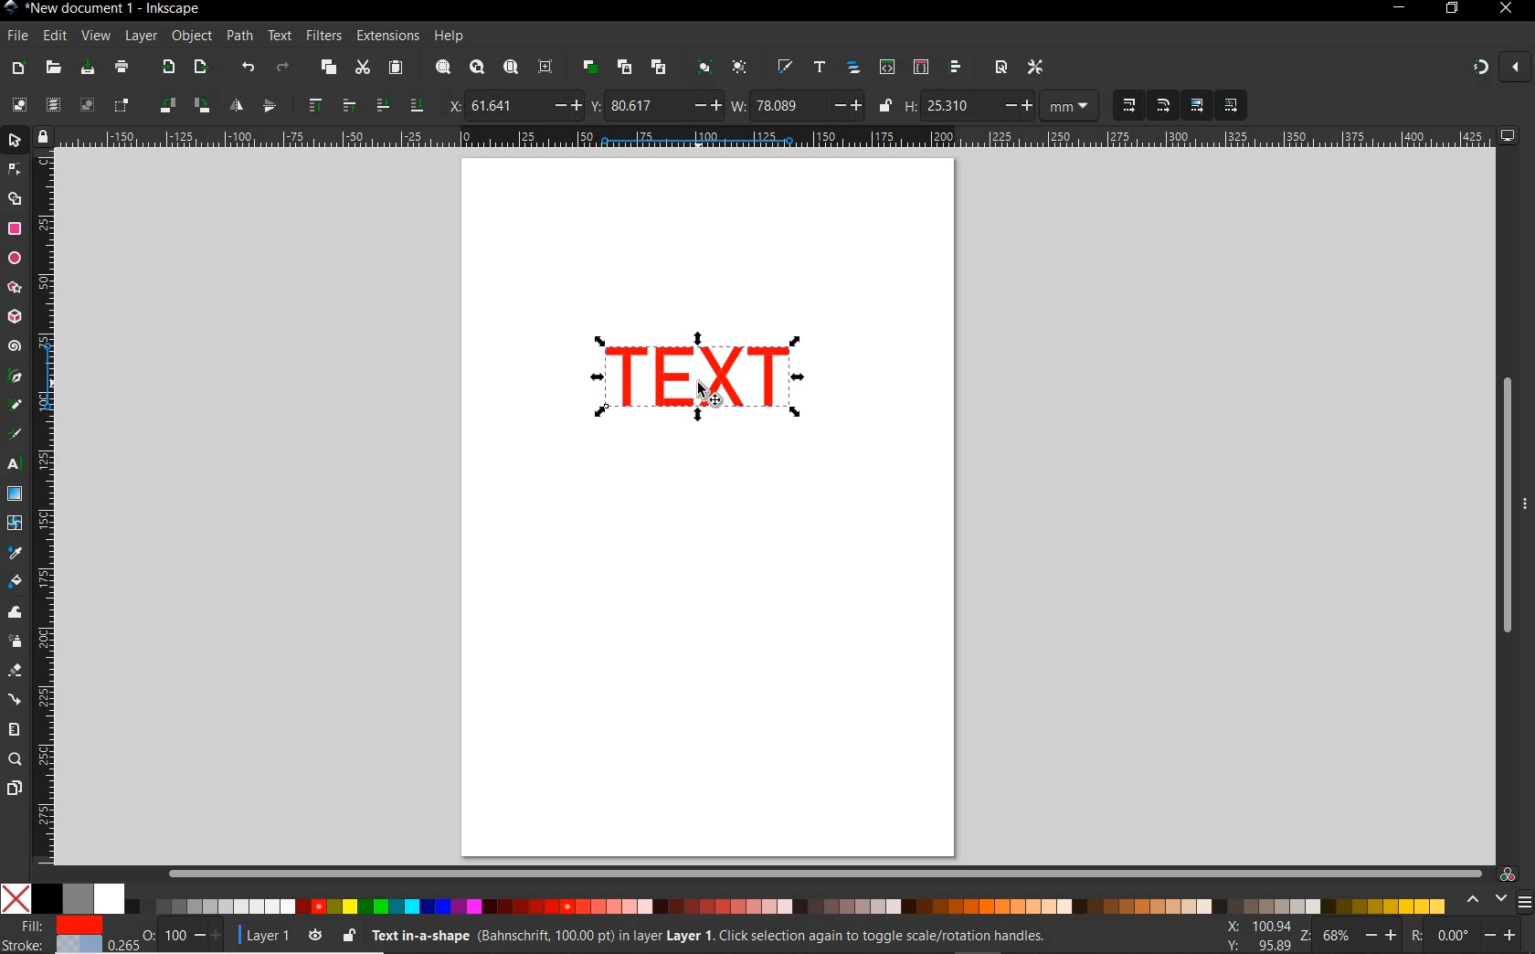 This screenshot has height=954, width=1535. Describe the element at coordinates (55, 67) in the screenshot. I see `open file dialog` at that location.